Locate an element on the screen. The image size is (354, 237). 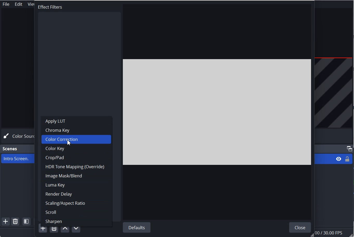
Add Filter is located at coordinates (43, 229).